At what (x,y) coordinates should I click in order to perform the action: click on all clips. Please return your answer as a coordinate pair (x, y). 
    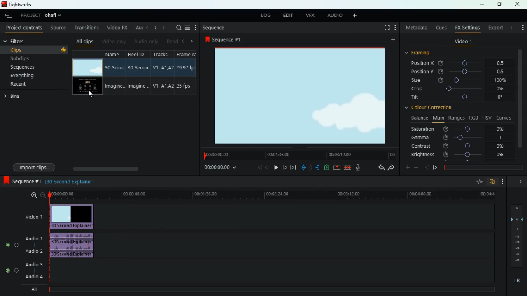
    Looking at the image, I should click on (85, 41).